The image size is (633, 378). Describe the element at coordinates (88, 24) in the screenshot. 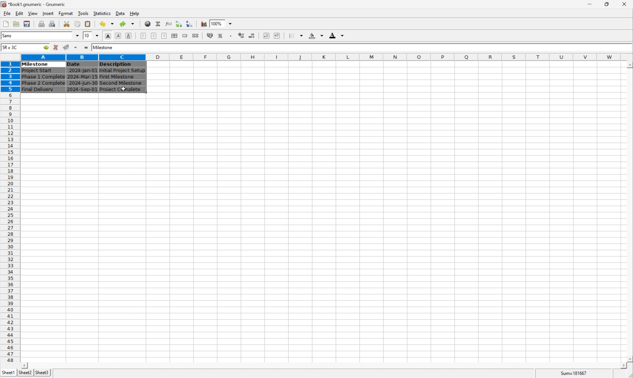

I see `paste` at that location.